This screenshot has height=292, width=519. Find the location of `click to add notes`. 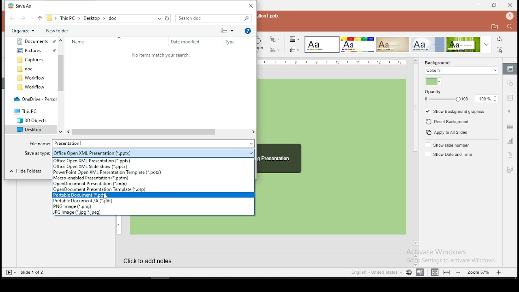

click to add notes is located at coordinates (176, 262).